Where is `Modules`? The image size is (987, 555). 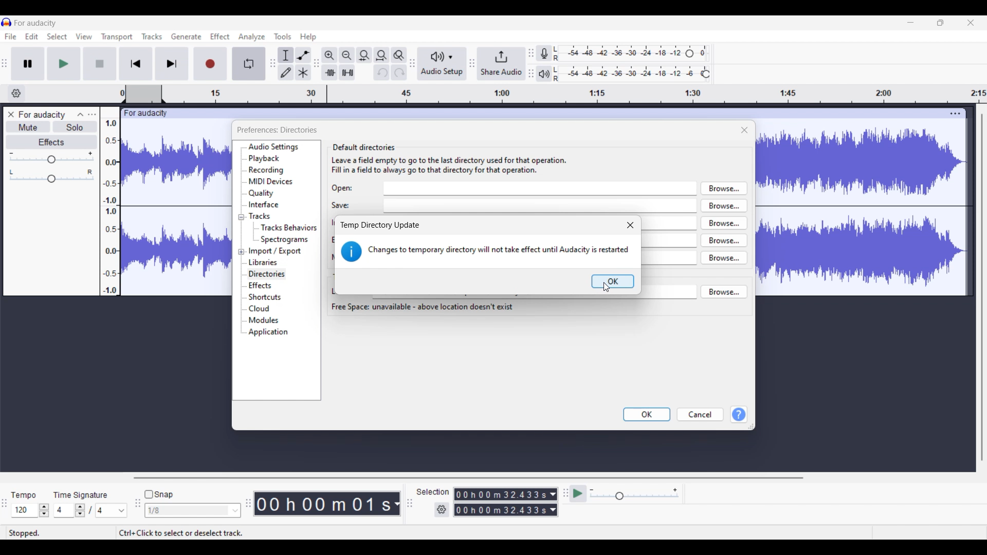
Modules is located at coordinates (264, 320).